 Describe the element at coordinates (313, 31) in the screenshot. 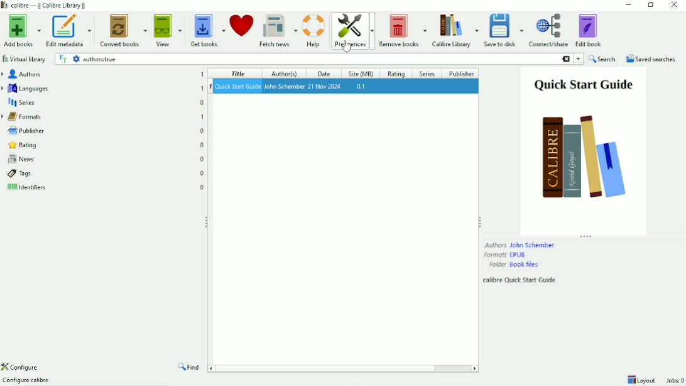

I see `Help` at that location.